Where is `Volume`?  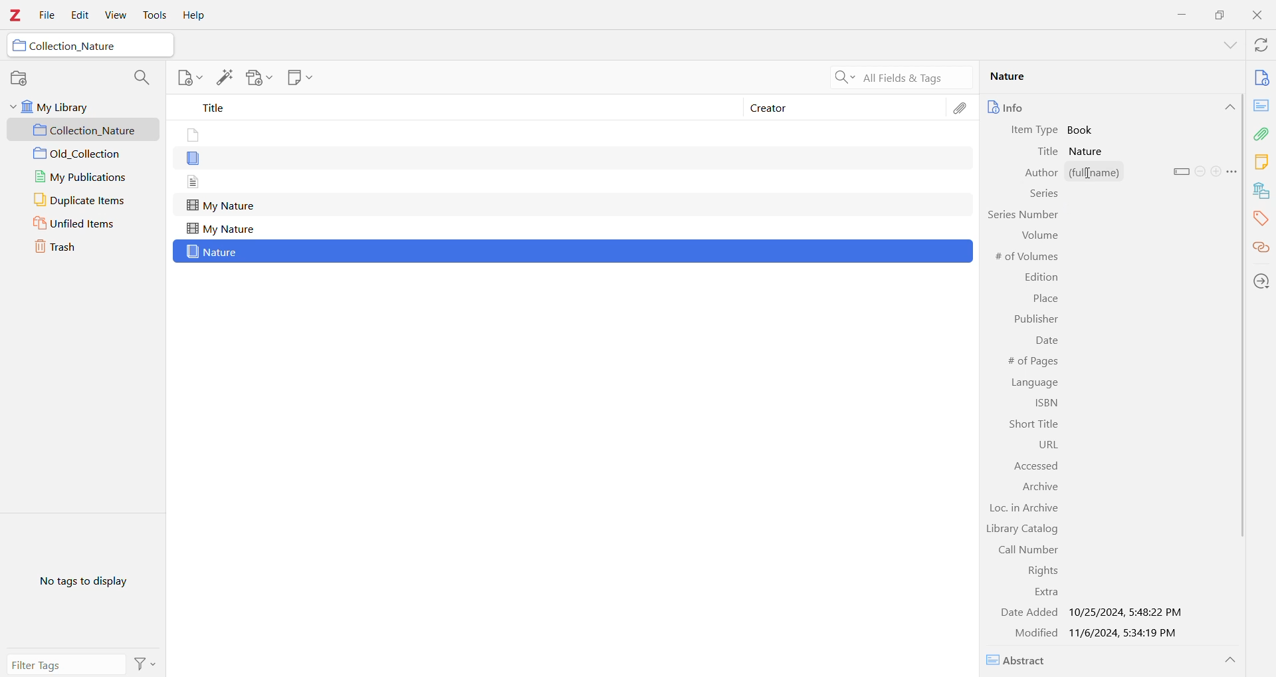 Volume is located at coordinates (1038, 235).